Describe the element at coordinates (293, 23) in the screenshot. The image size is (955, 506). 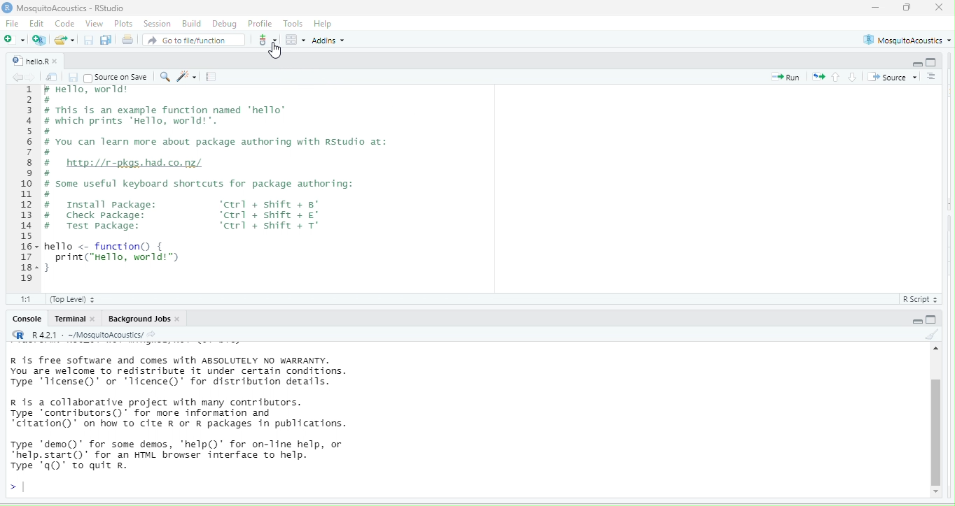
I see `Tools` at that location.